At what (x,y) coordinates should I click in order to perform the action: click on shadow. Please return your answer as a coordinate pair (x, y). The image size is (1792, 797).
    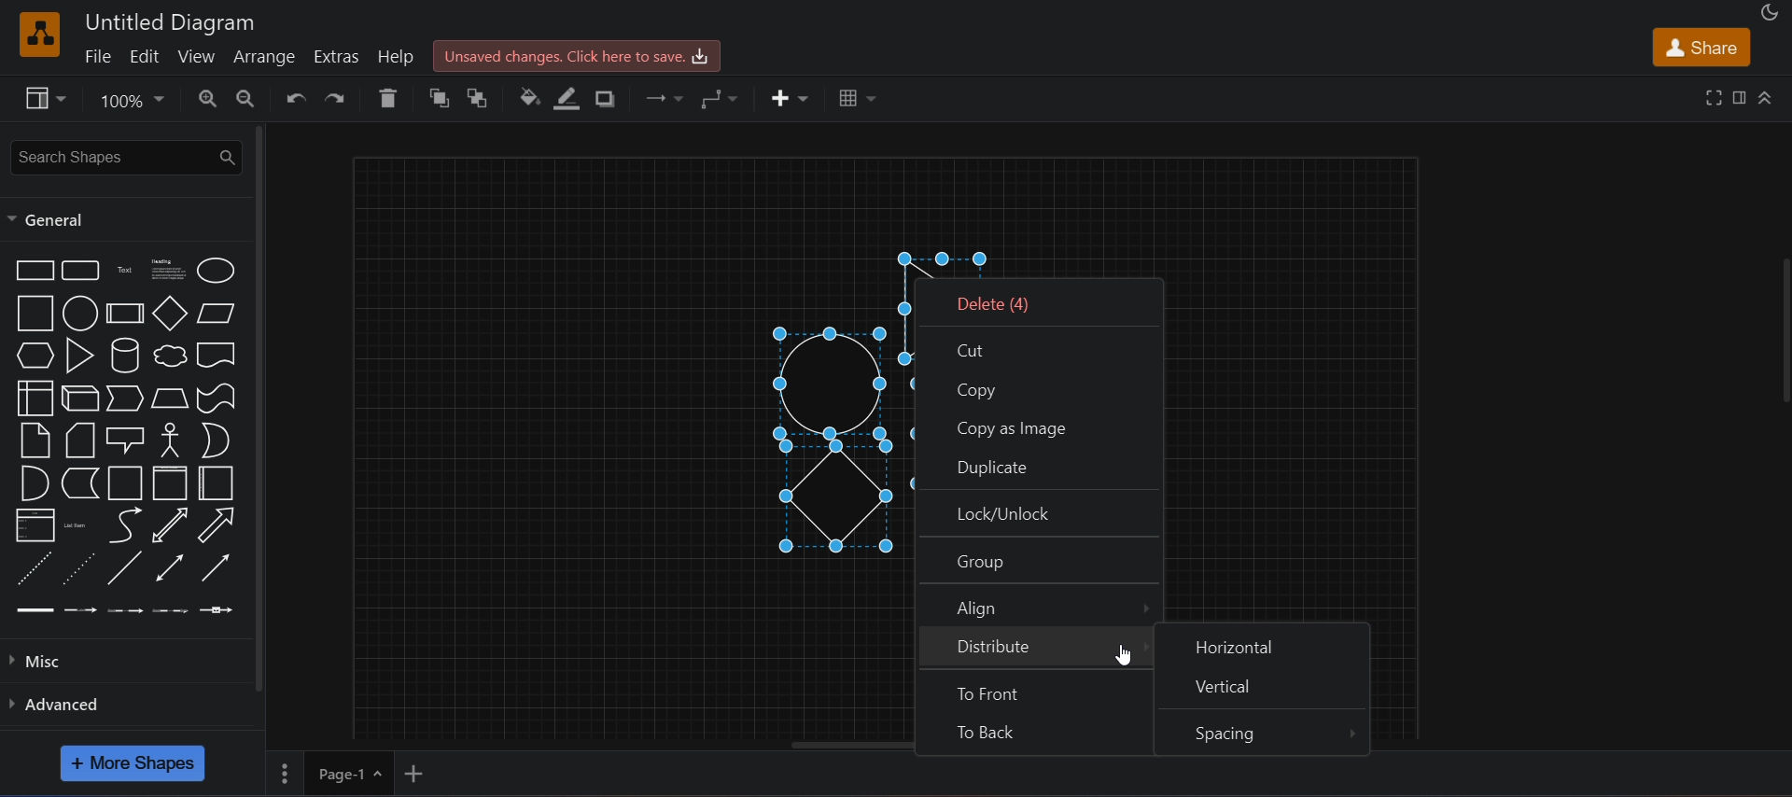
    Looking at the image, I should click on (610, 99).